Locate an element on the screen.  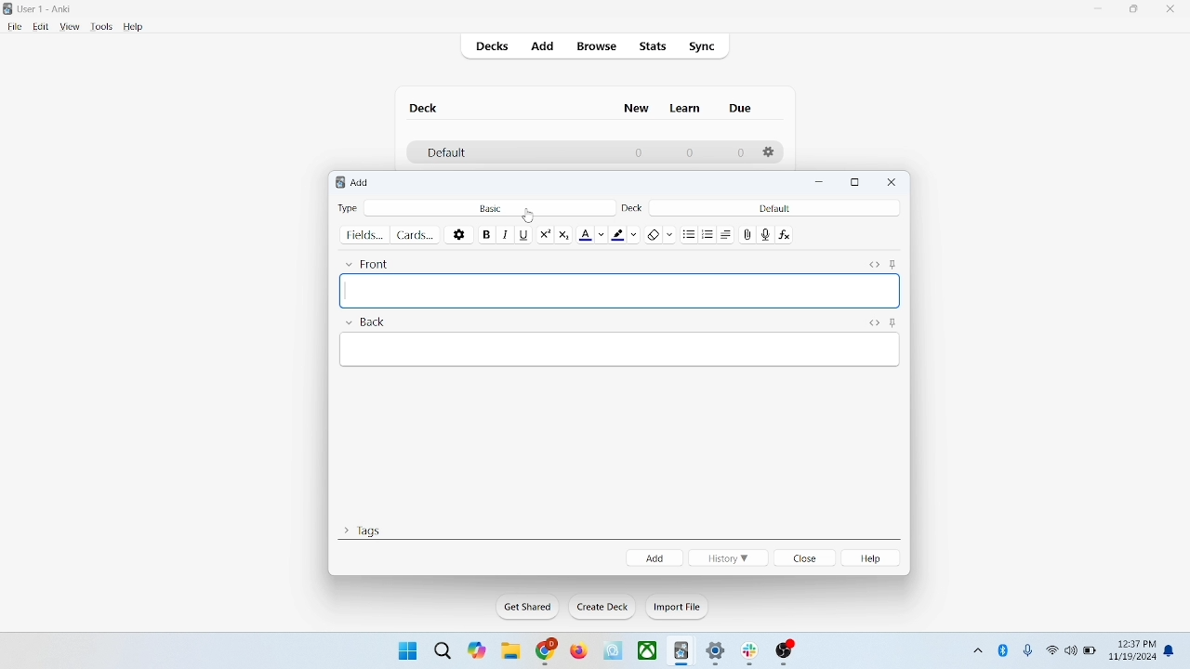
history is located at coordinates (728, 558).